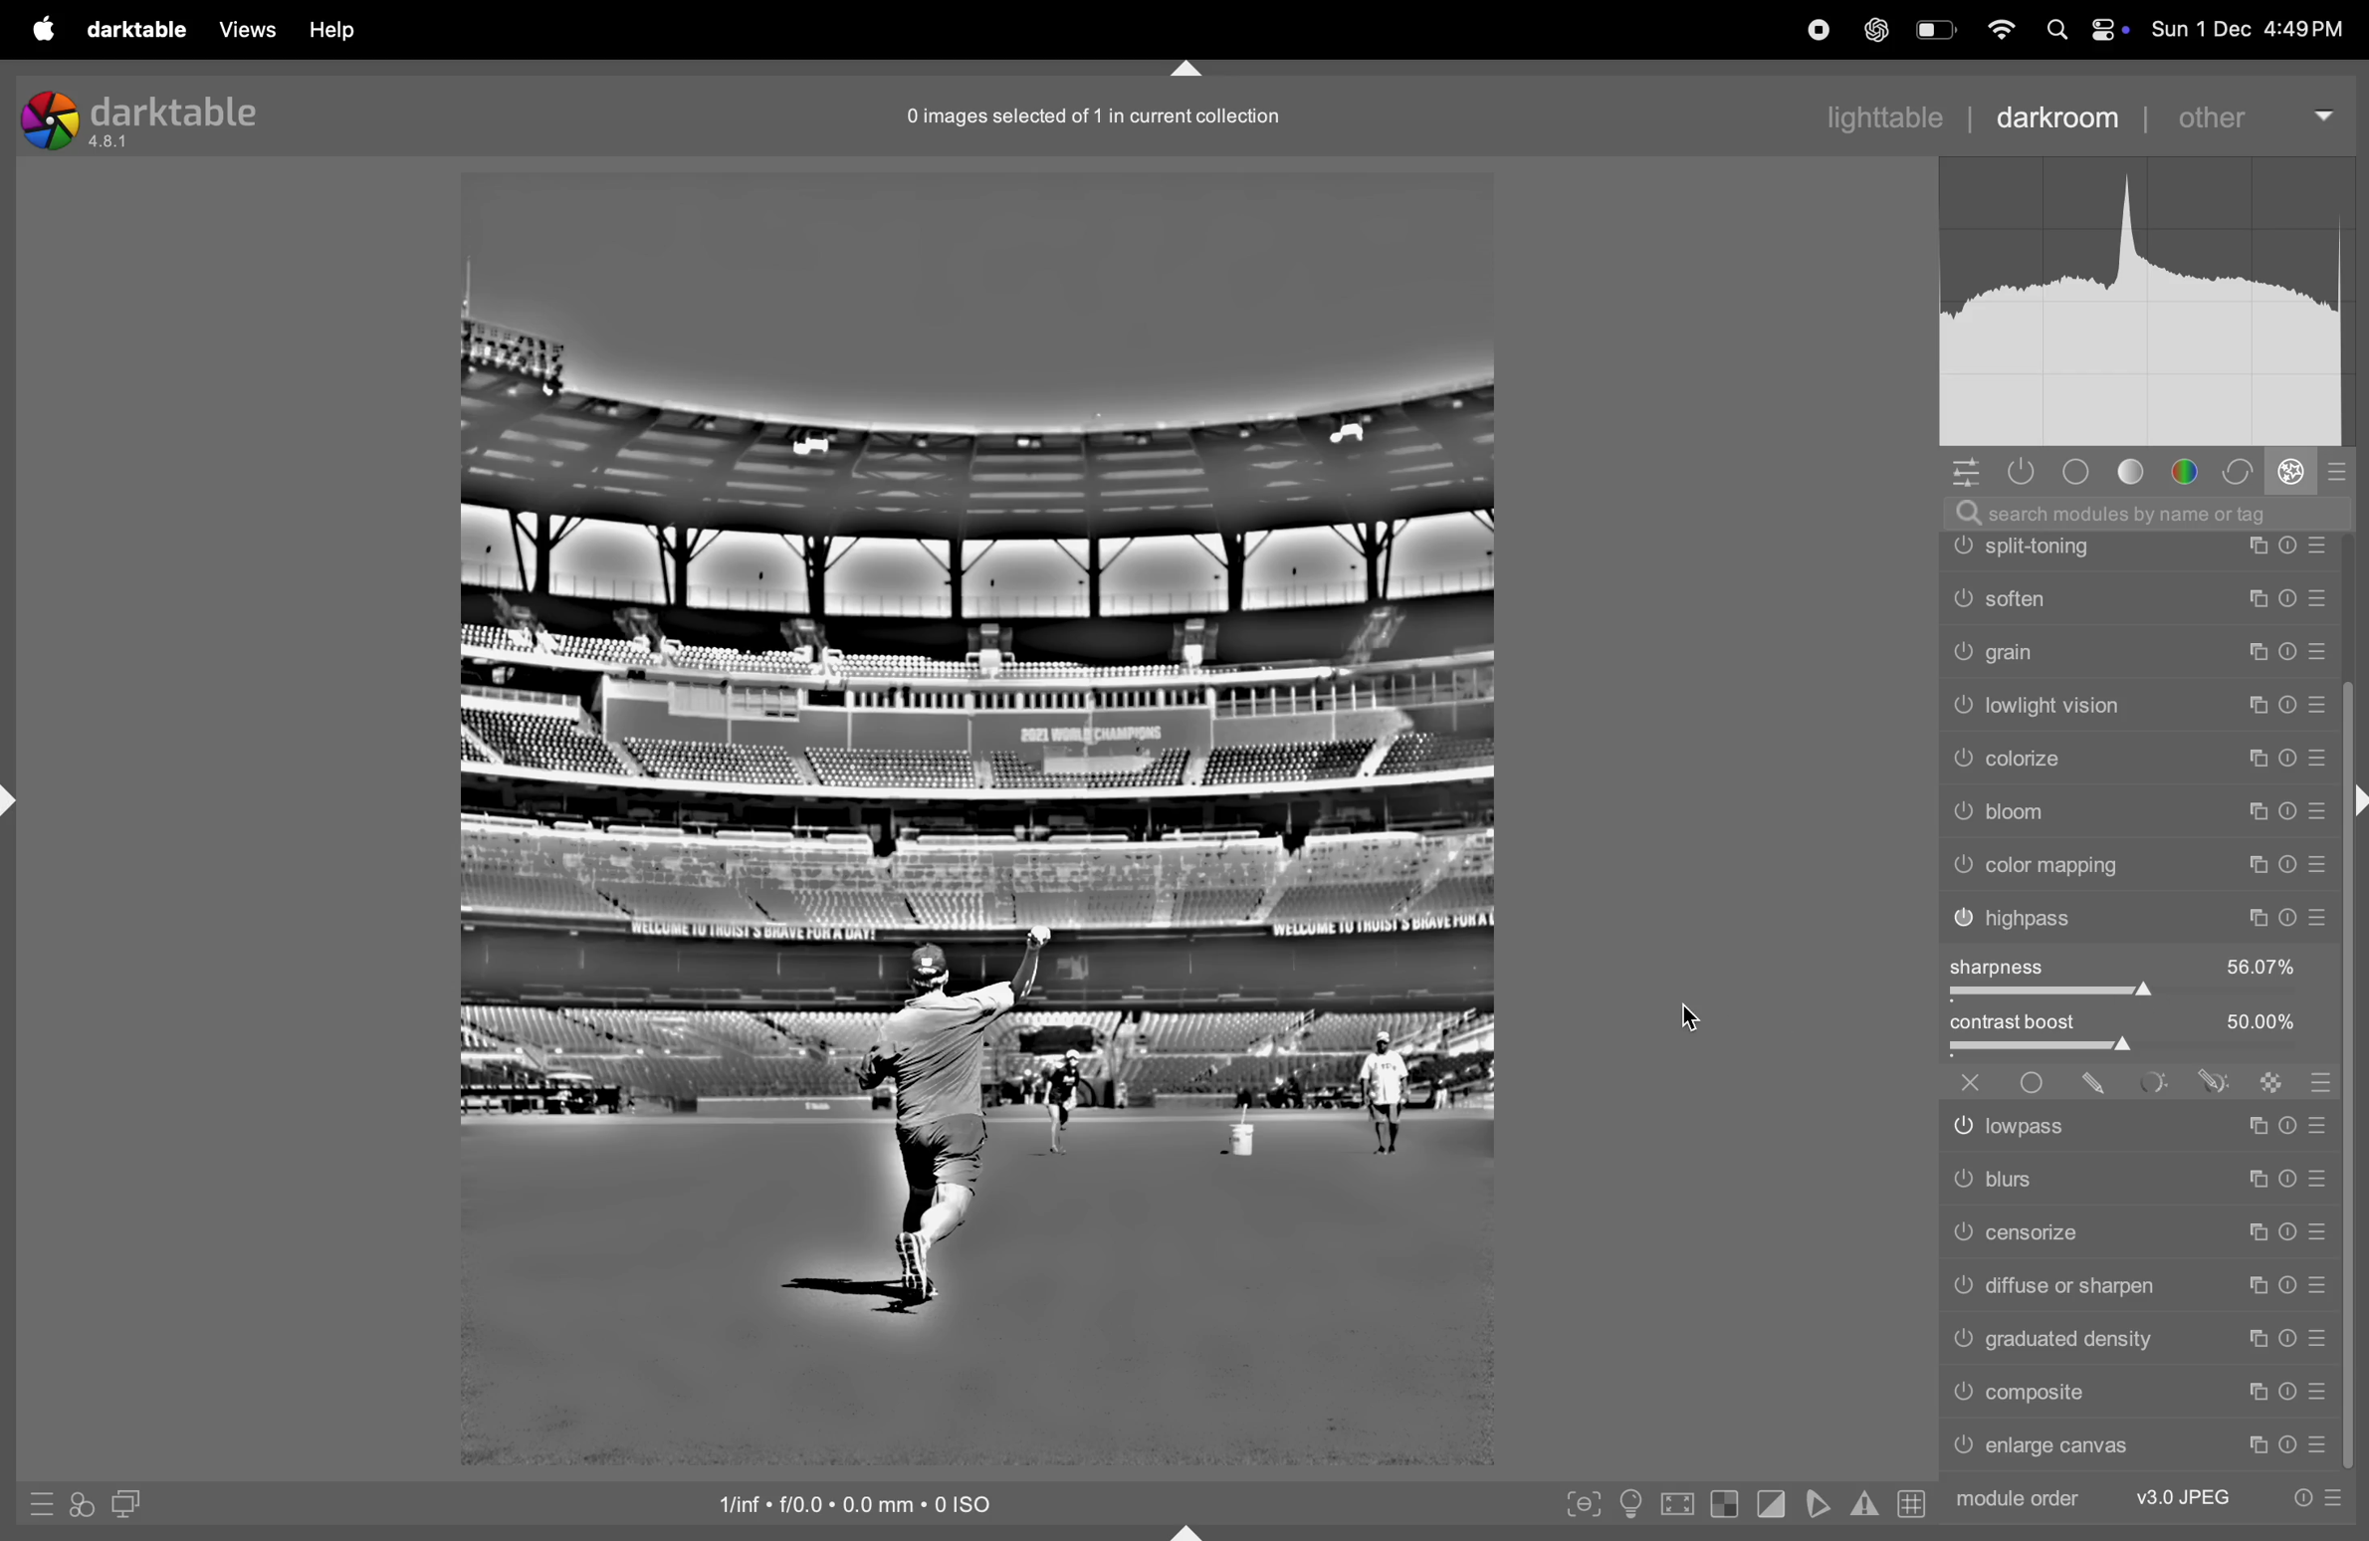 The image size is (2369, 1541). I want to click on correct, so click(2240, 470).